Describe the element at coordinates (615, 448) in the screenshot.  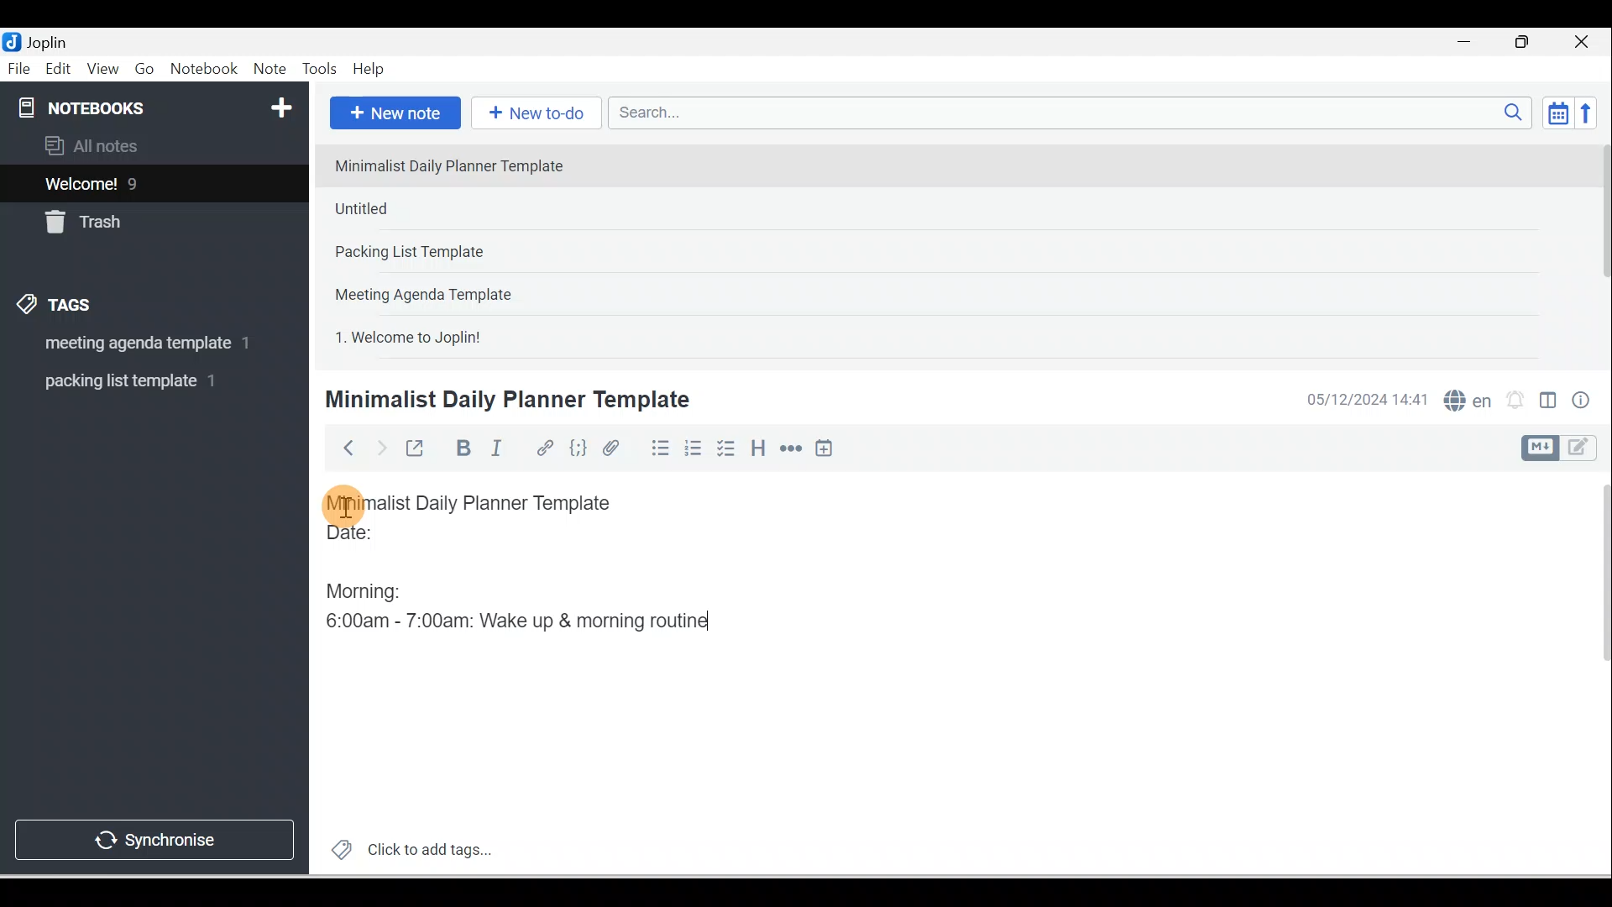
I see `Attach file` at that location.